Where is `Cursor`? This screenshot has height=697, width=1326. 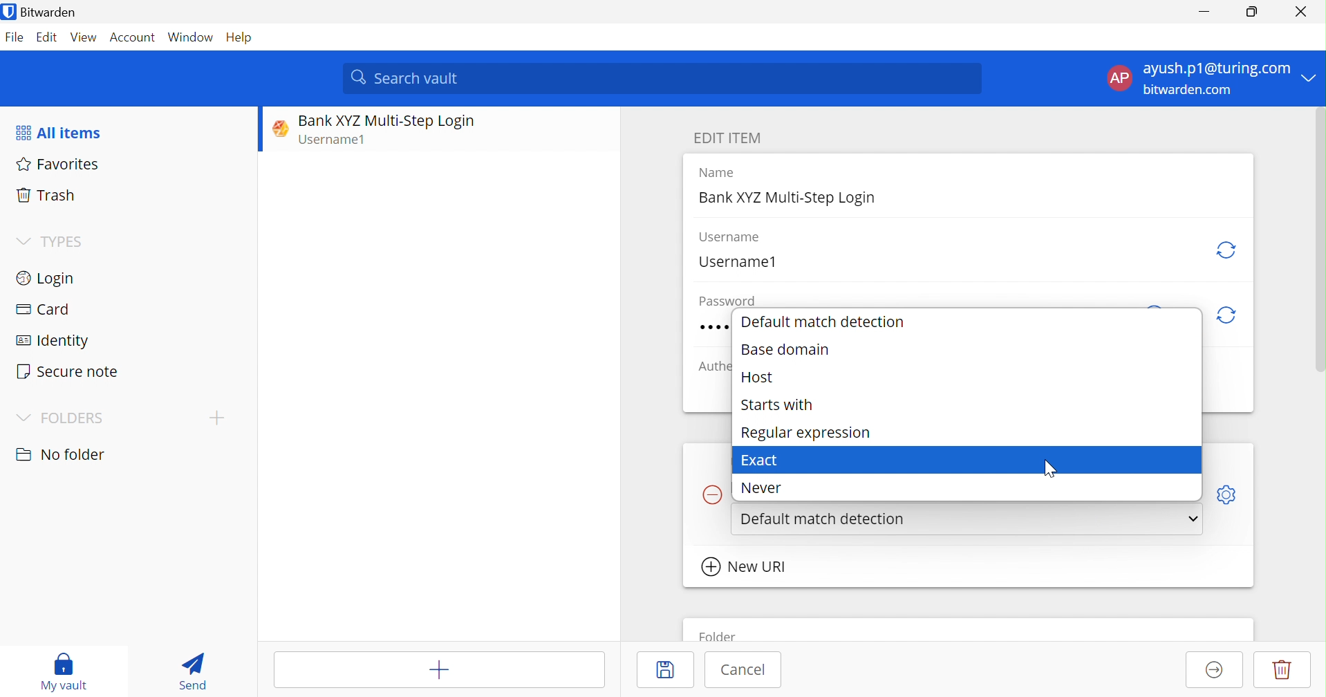 Cursor is located at coordinates (1052, 472).